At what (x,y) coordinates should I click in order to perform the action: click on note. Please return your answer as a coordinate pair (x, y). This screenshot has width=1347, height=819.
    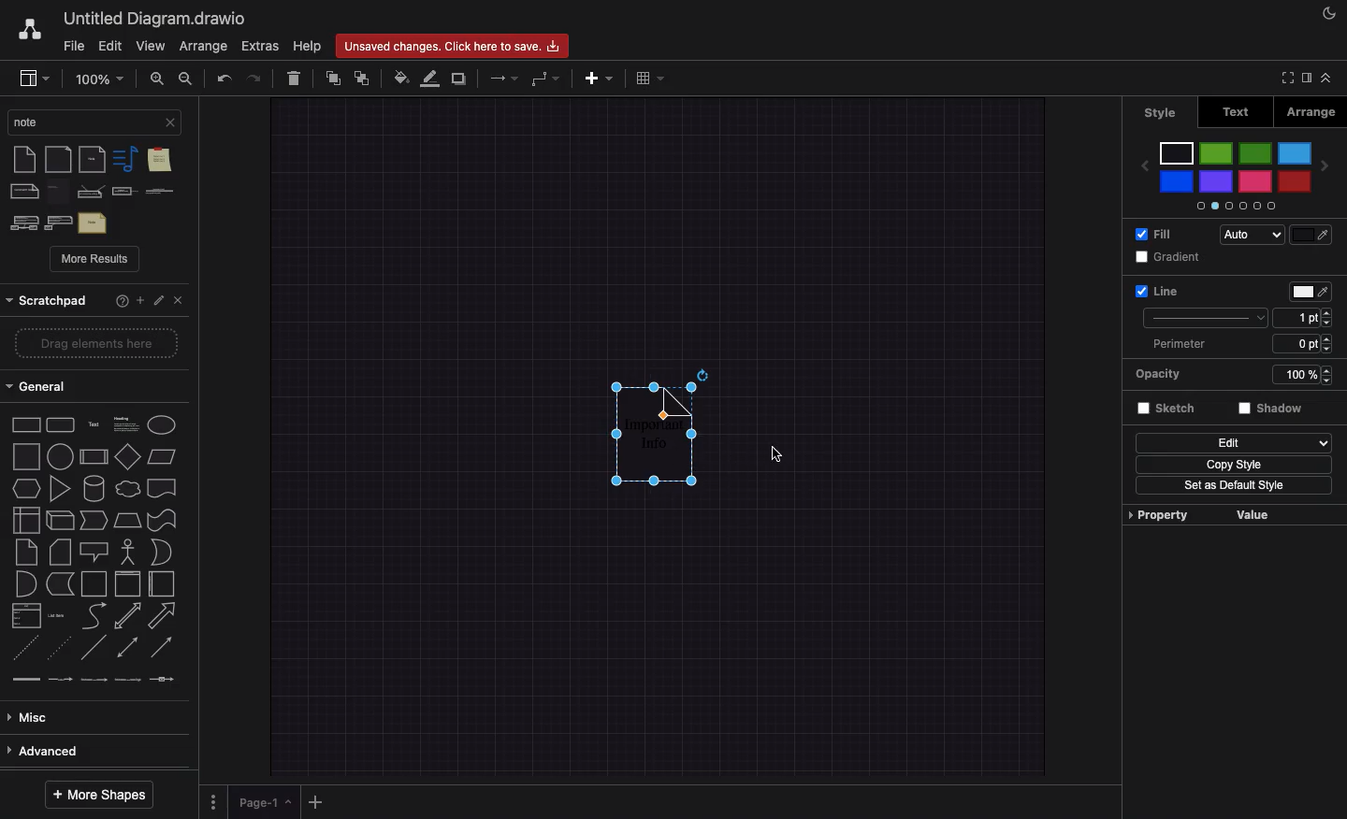
    Looking at the image, I should click on (94, 159).